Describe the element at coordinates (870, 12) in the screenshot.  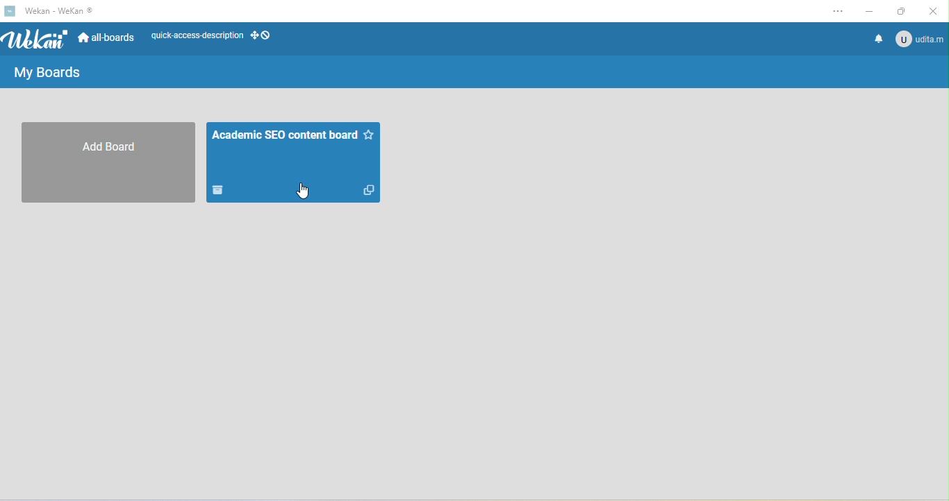
I see `minimize` at that location.